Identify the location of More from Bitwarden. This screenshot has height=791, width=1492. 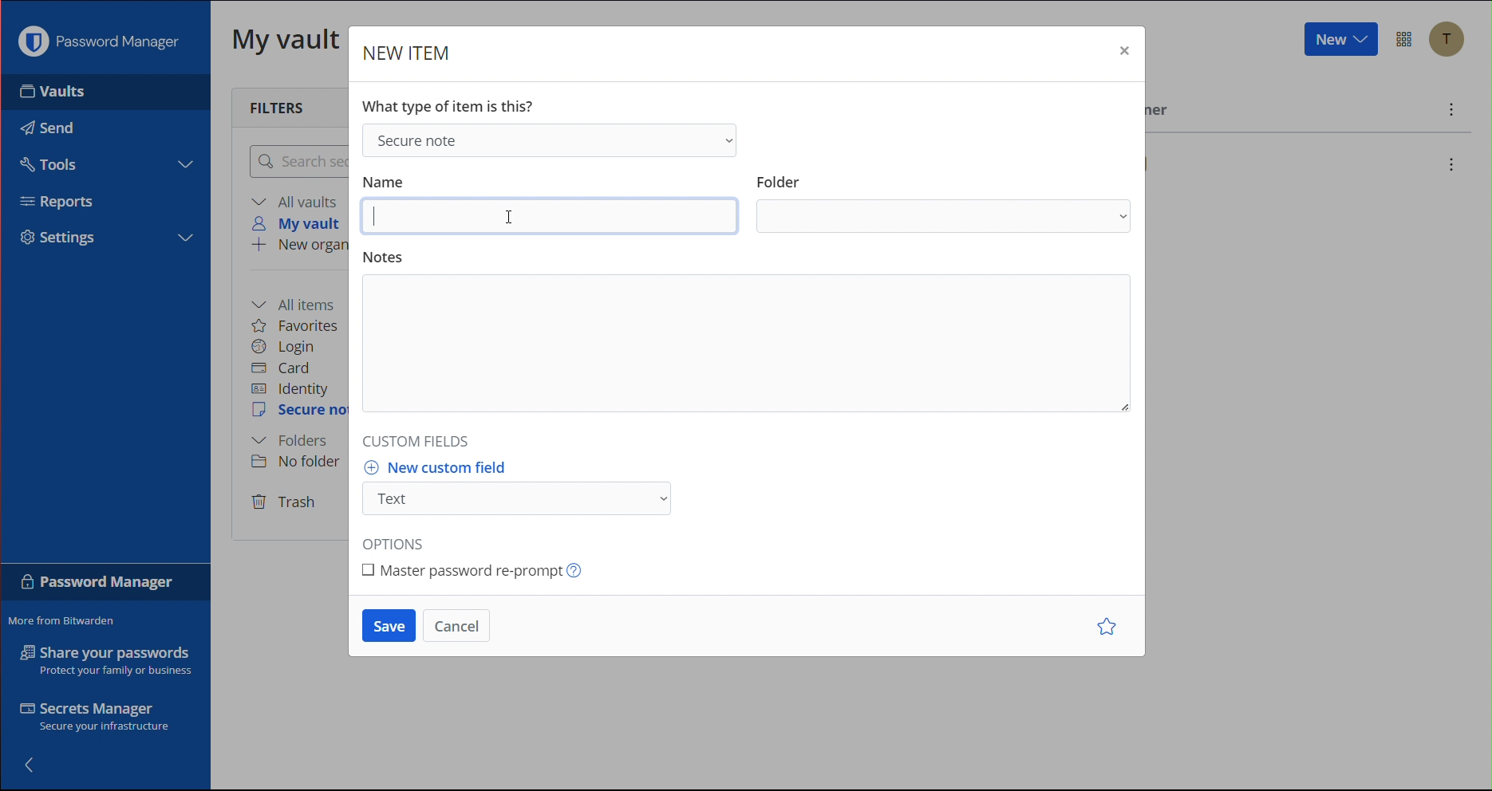
(65, 621).